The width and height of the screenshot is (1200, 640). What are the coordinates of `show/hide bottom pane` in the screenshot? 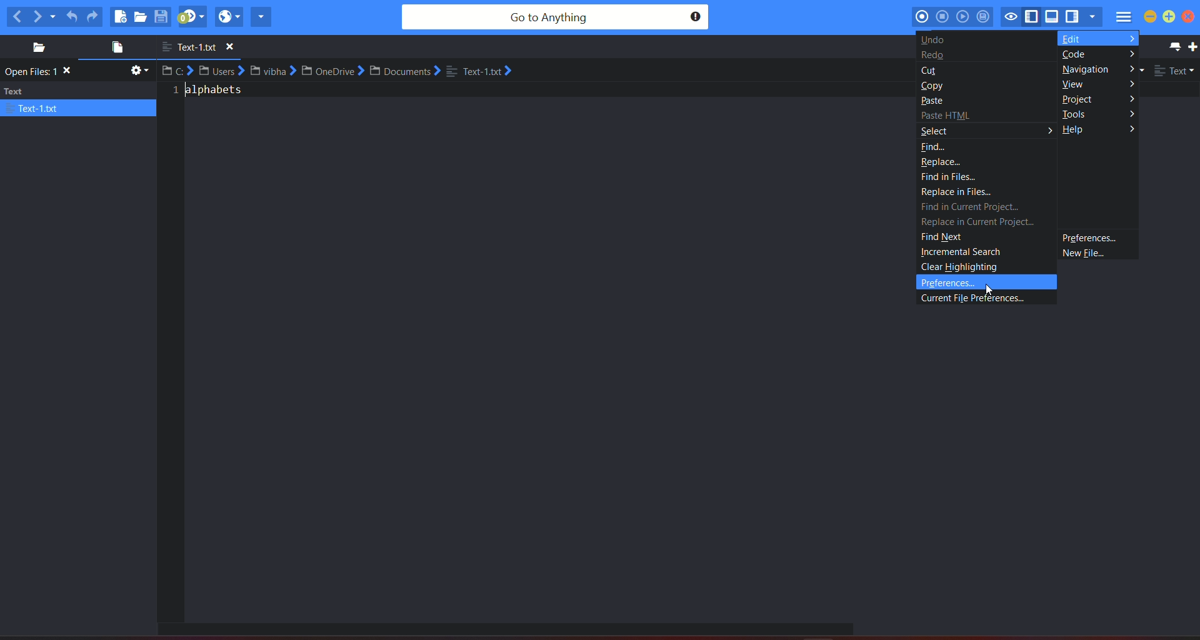 It's located at (1053, 18).